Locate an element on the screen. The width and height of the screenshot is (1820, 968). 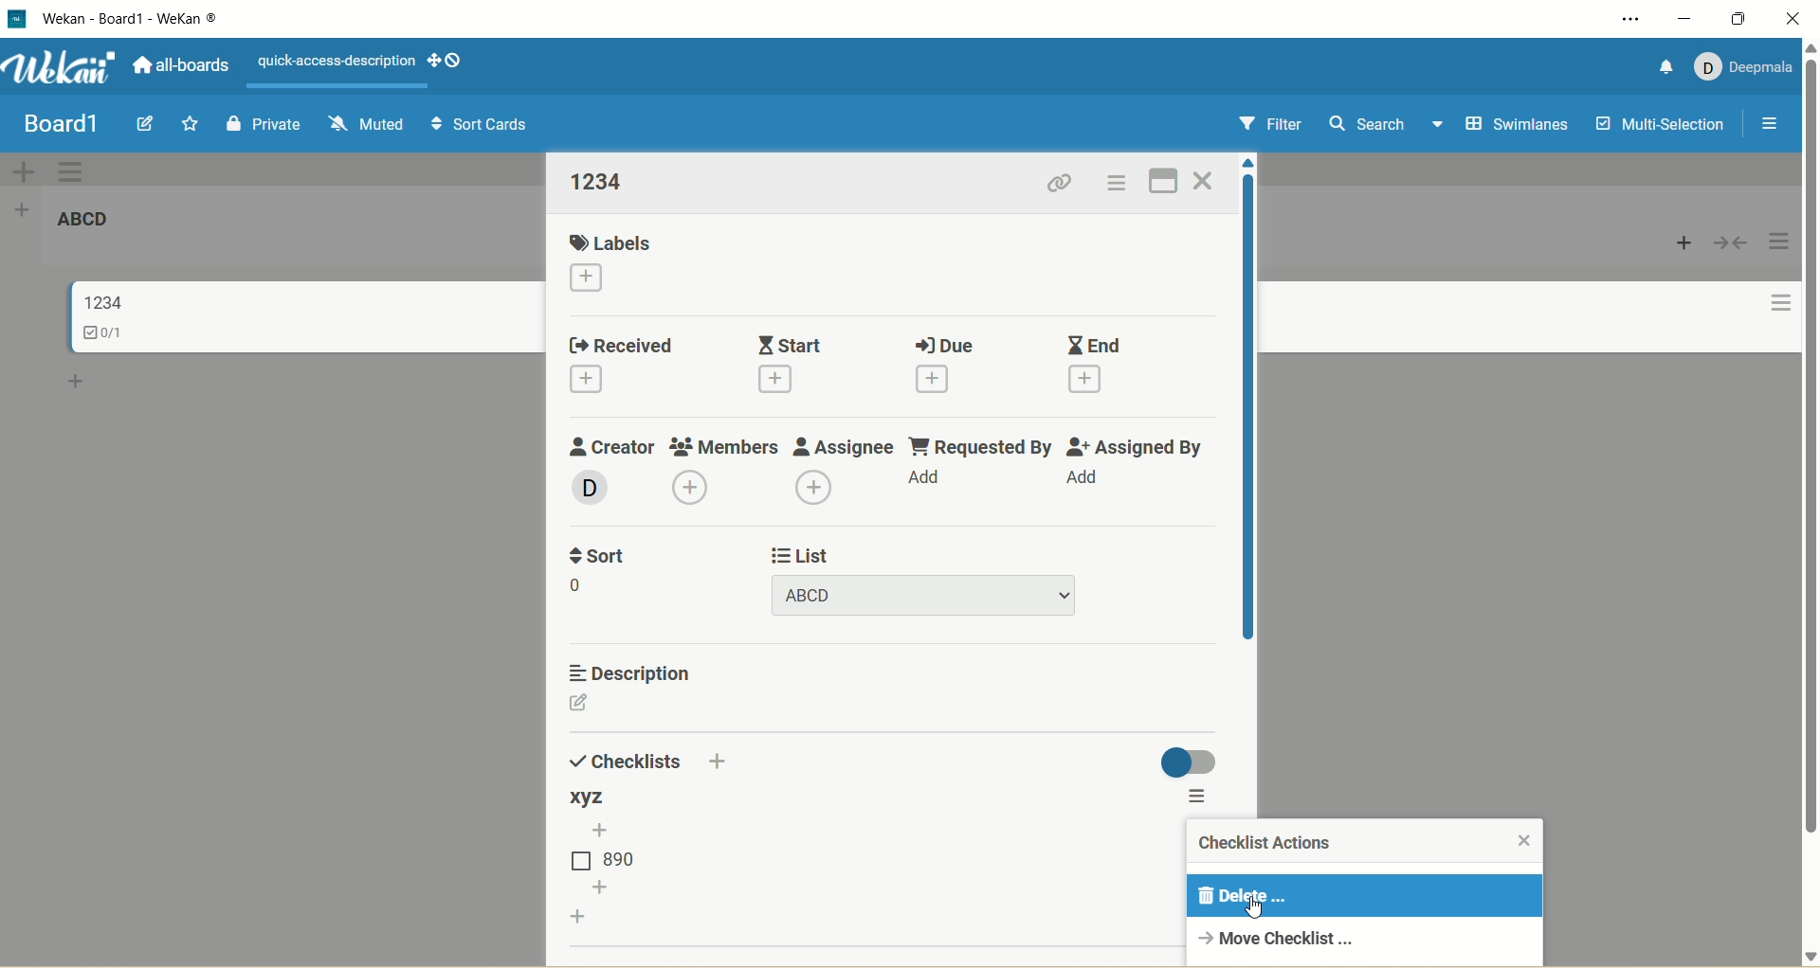
options is located at coordinates (1128, 183).